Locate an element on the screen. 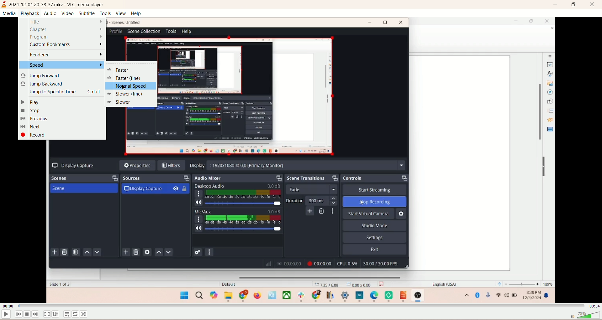 Image resolution: width=602 pixels, height=320 pixels. chapter is located at coordinates (66, 29).